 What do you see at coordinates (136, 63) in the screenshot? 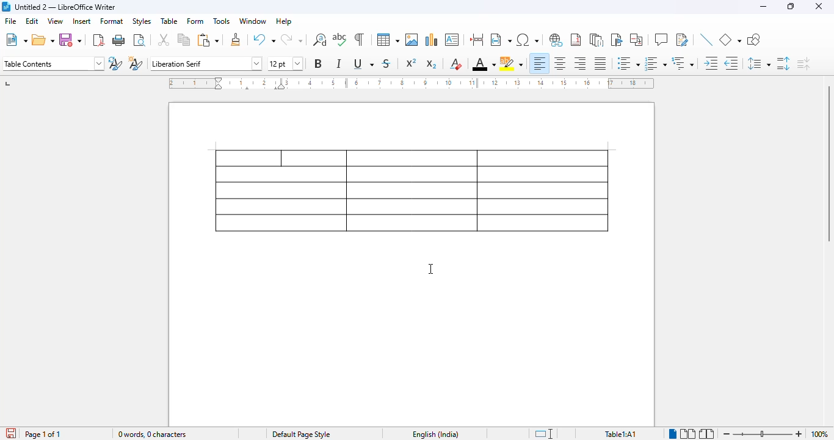
I see `new style from selection` at bounding box center [136, 63].